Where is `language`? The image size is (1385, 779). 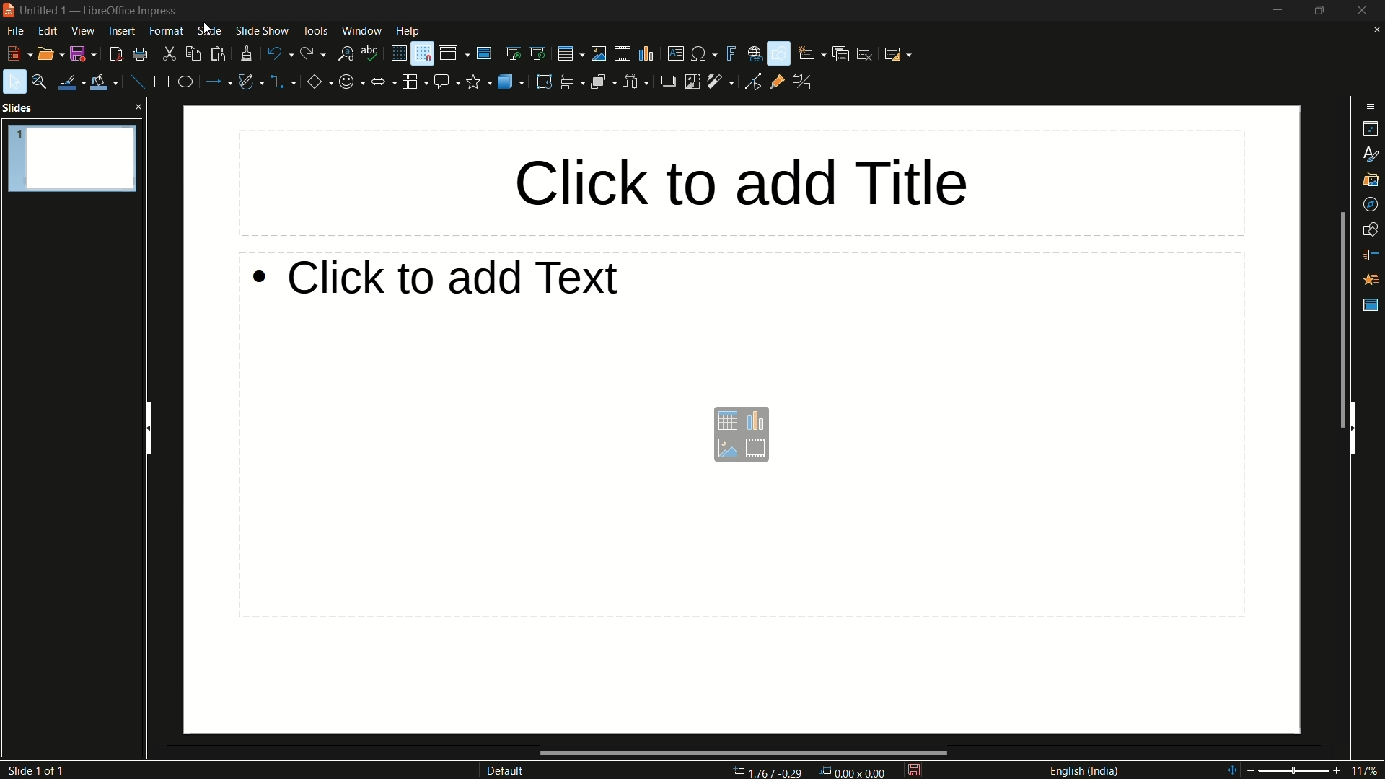 language is located at coordinates (1087, 770).